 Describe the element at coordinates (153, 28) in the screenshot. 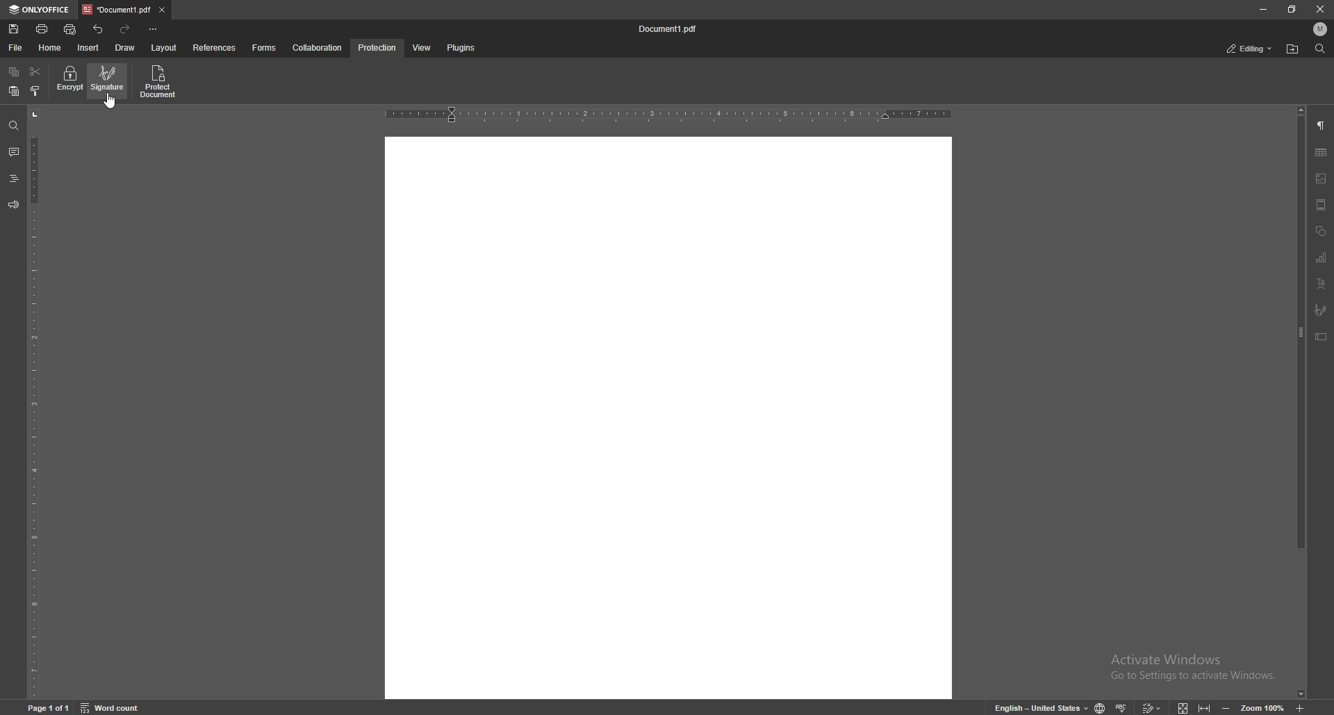

I see `customize toolbar` at that location.